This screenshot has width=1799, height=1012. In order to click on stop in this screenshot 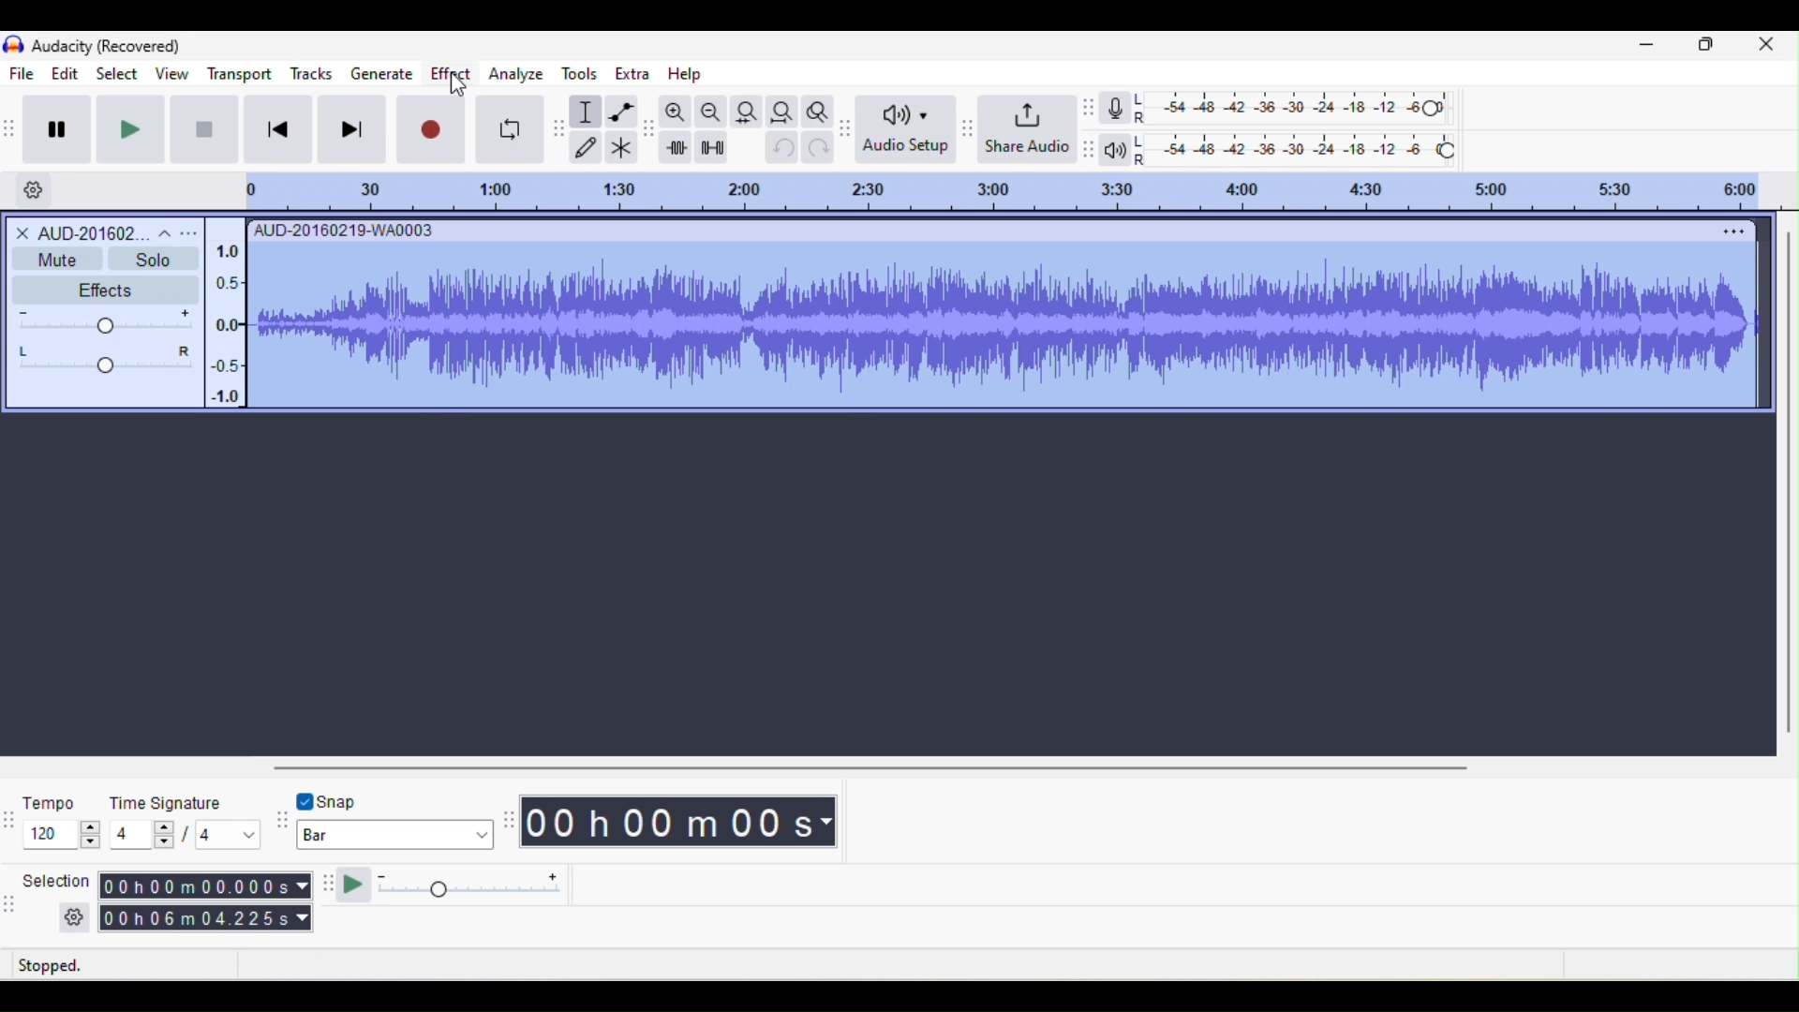, I will do `click(201, 128)`.